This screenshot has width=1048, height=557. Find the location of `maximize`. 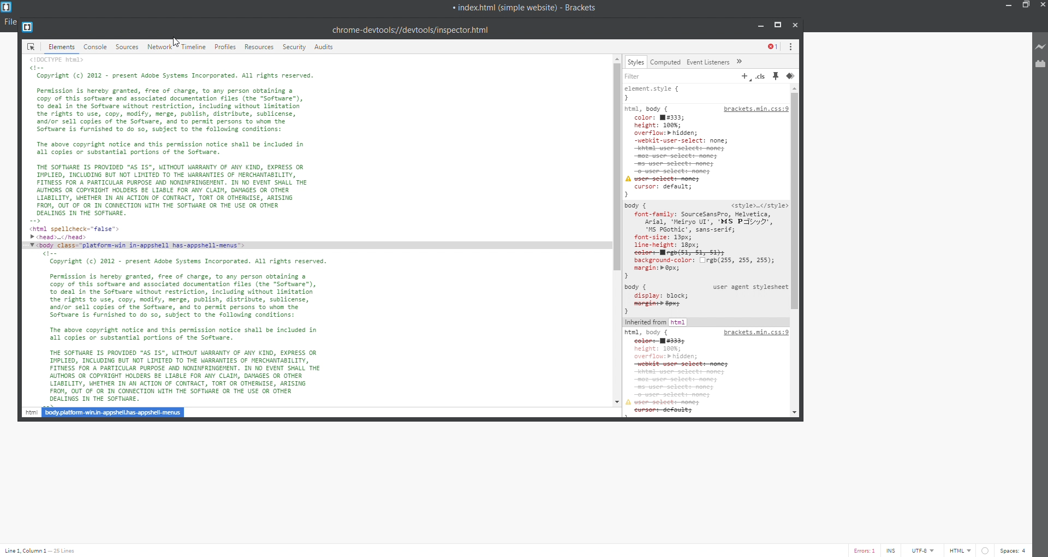

maximize is located at coordinates (778, 26).